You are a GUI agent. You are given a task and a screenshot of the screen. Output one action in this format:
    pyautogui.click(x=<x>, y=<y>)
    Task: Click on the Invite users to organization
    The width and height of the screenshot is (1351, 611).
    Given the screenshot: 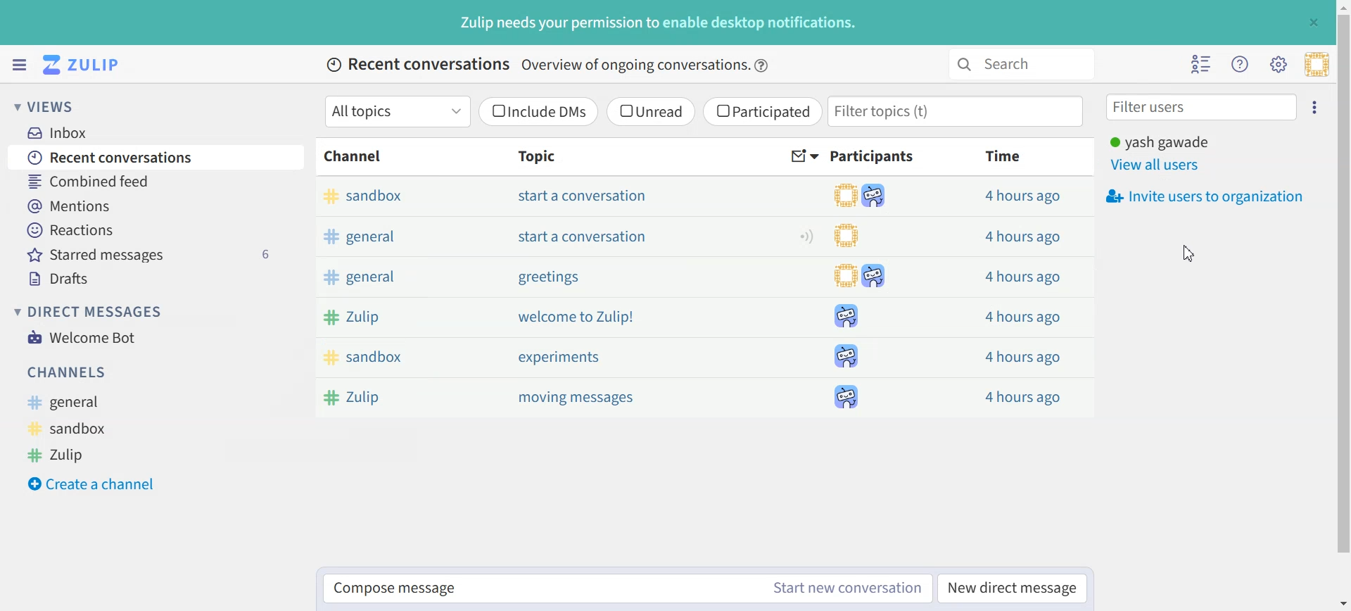 What is the action you would take?
    pyautogui.click(x=1203, y=196)
    